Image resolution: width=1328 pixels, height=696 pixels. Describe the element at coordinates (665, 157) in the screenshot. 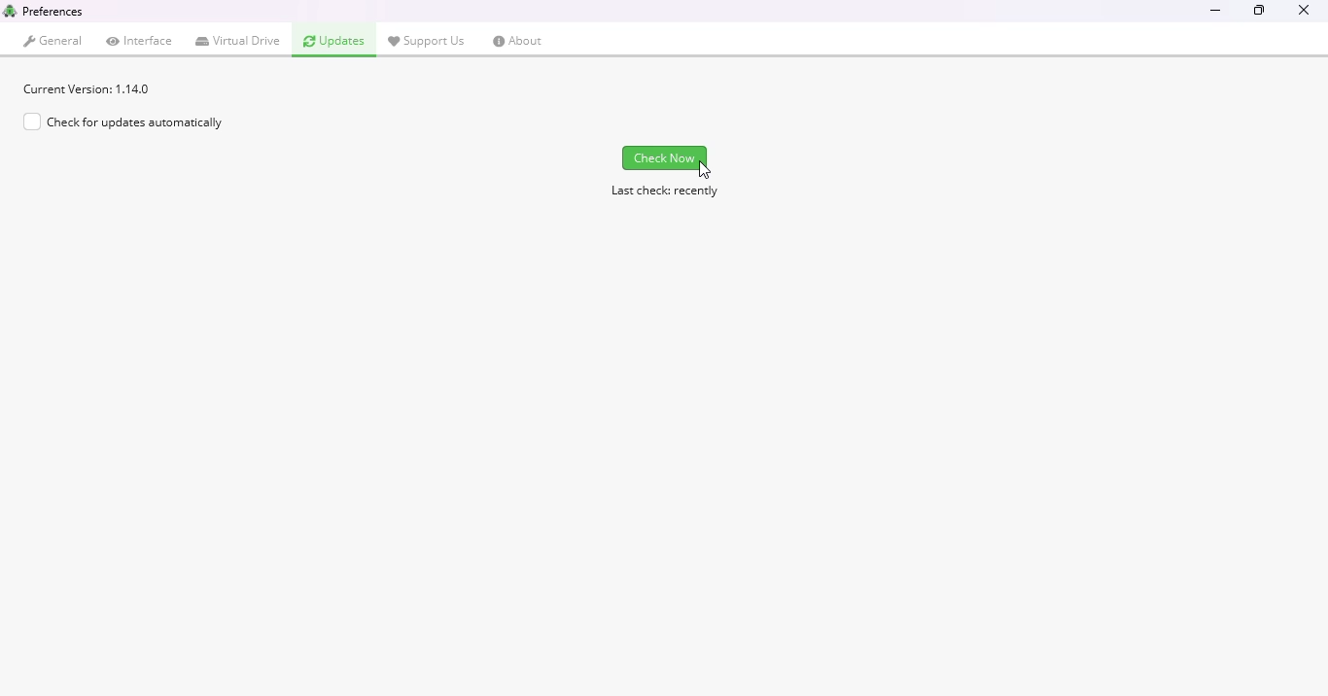

I see `check now` at that location.